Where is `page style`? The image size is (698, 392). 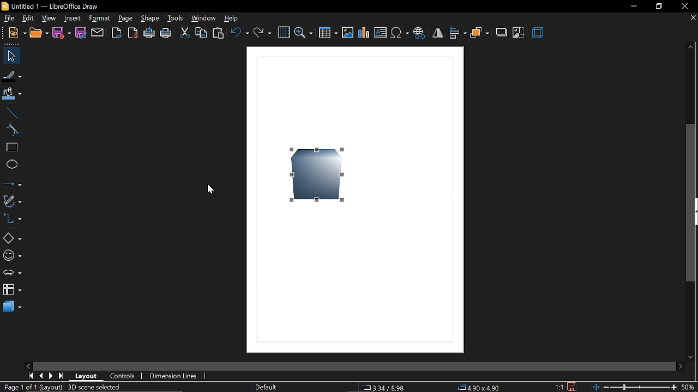 page style is located at coordinates (266, 387).